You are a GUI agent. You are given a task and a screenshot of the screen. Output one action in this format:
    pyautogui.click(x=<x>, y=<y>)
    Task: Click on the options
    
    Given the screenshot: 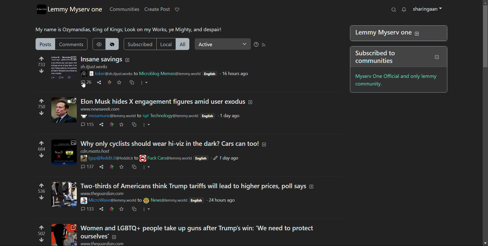 What is the action you would take?
    pyautogui.click(x=146, y=125)
    